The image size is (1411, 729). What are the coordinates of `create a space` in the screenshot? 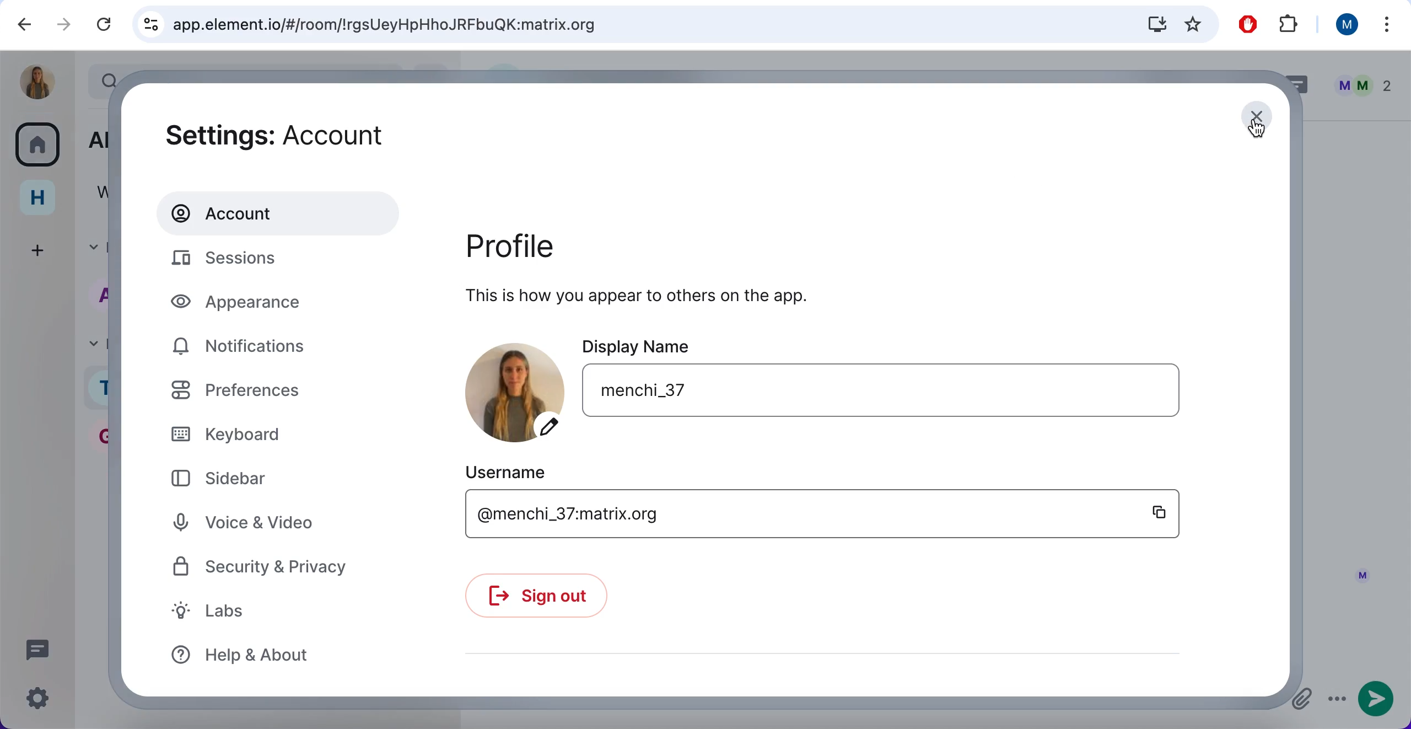 It's located at (35, 249).